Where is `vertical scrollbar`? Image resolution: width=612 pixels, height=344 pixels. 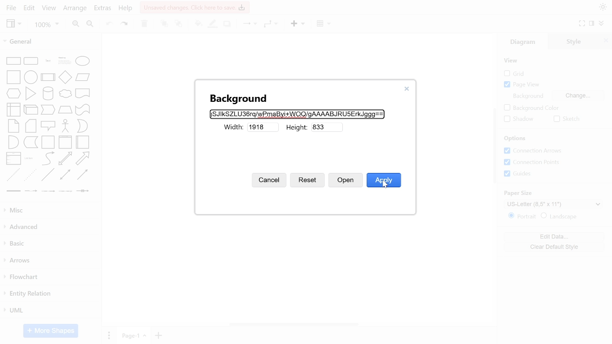
vertical scrollbar is located at coordinates (493, 148).